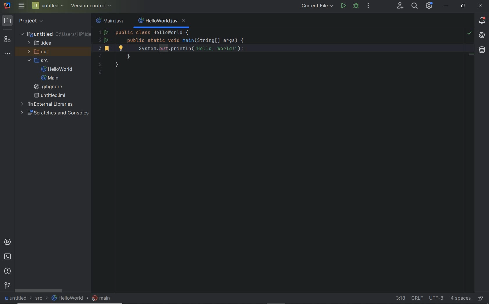  What do you see at coordinates (481, 297) in the screenshot?
I see `Edit or read only` at bounding box center [481, 297].